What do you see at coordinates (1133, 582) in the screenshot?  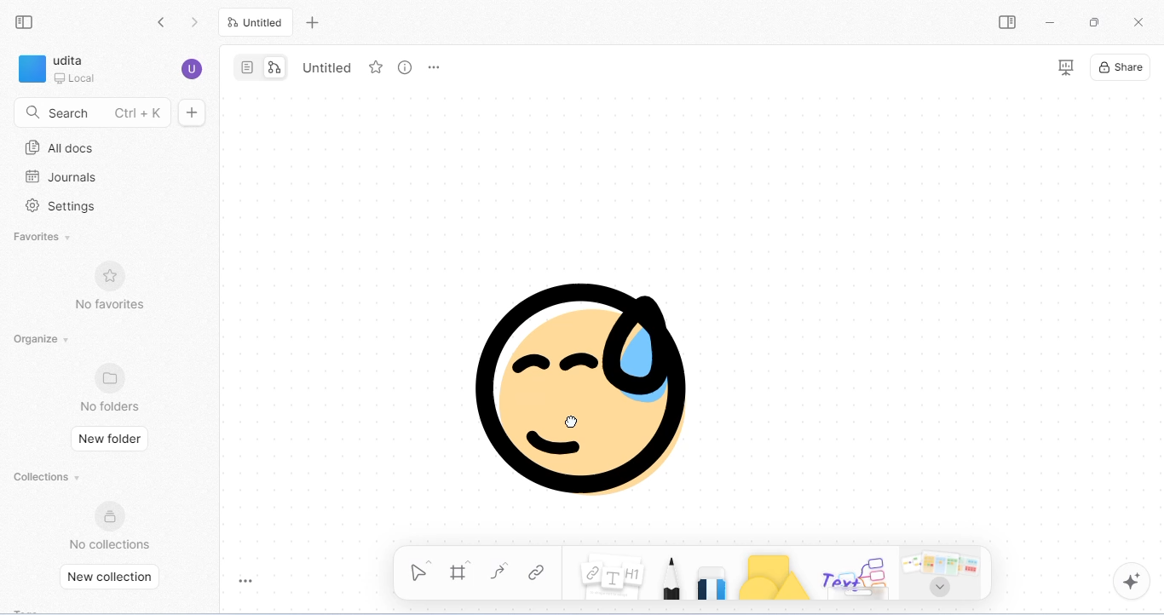 I see `AI assistant` at bounding box center [1133, 582].